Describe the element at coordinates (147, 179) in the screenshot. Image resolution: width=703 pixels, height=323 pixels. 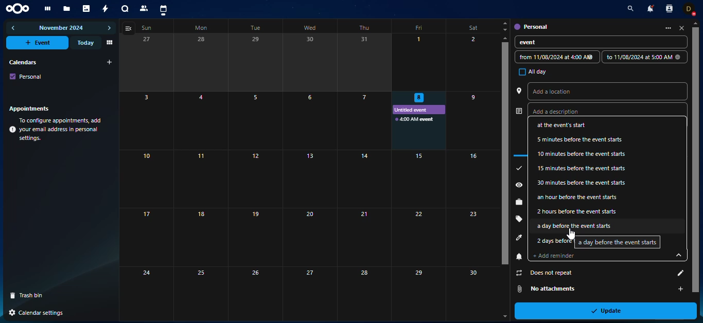
I see `10` at that location.